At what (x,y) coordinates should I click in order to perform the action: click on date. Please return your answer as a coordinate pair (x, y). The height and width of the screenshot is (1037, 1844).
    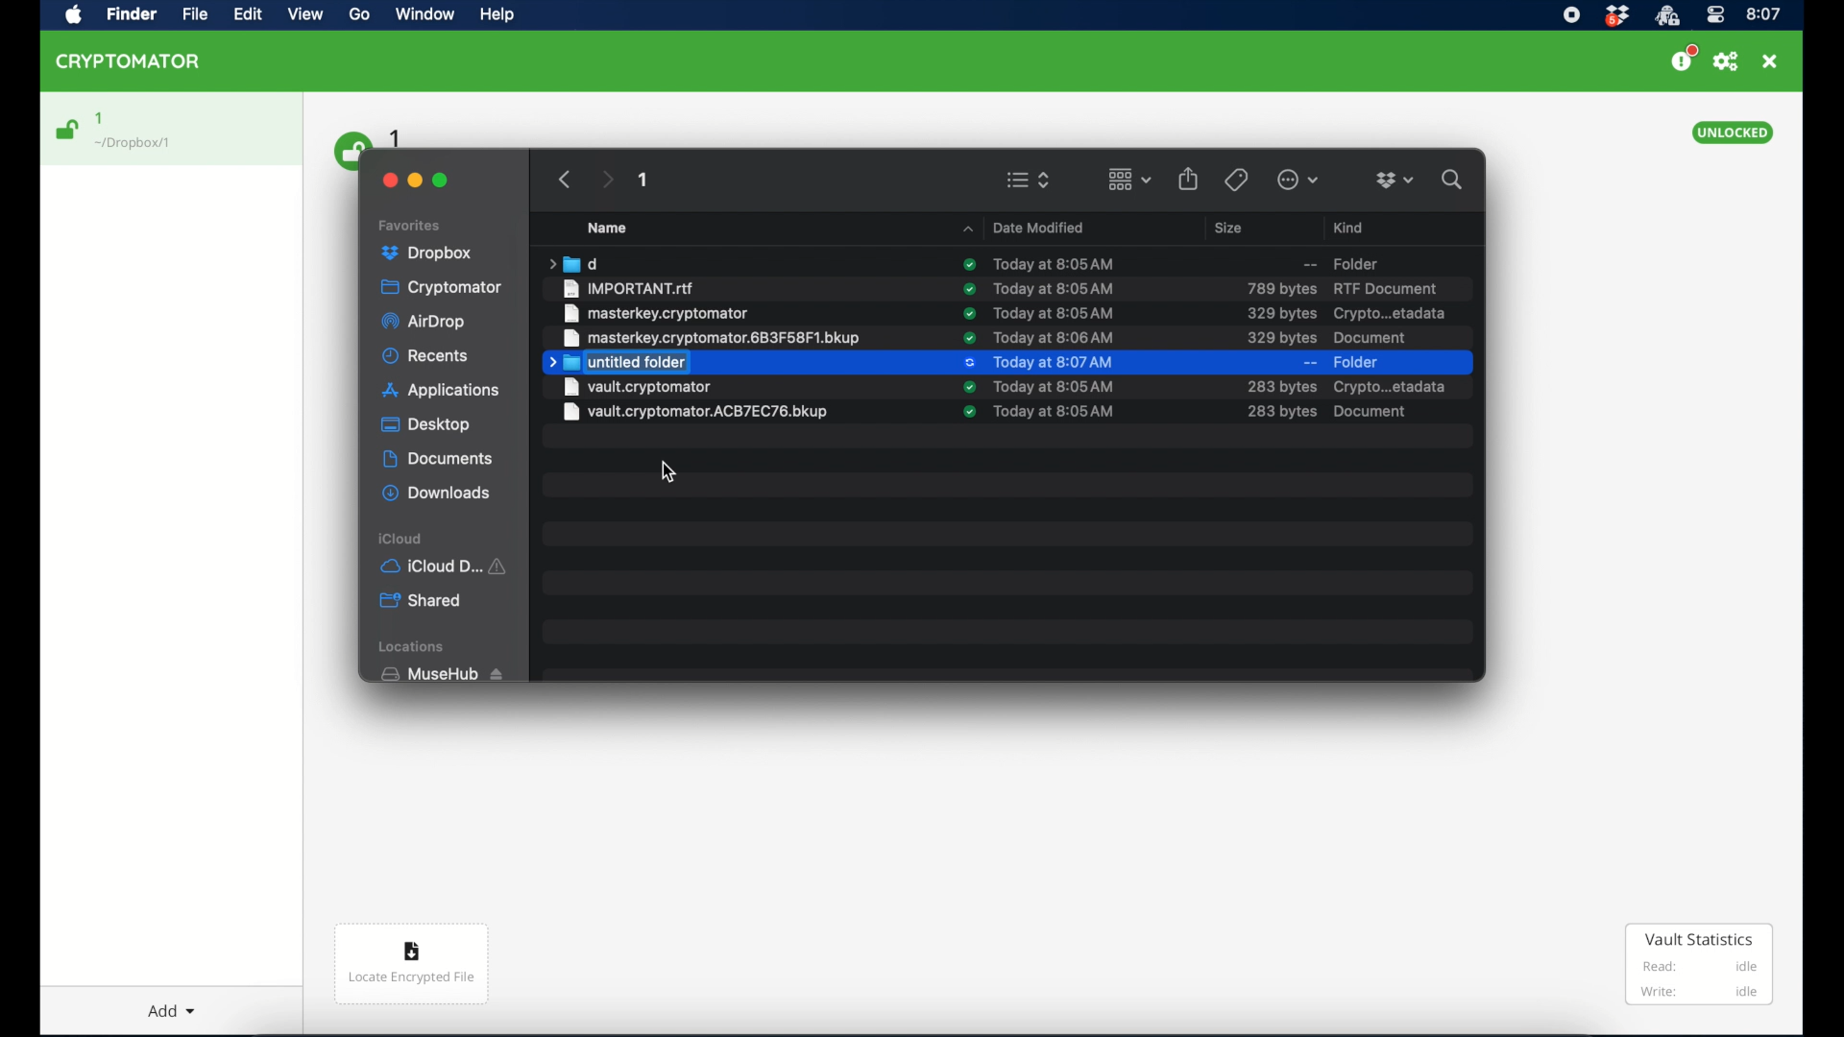
    Looking at the image, I should click on (1055, 386).